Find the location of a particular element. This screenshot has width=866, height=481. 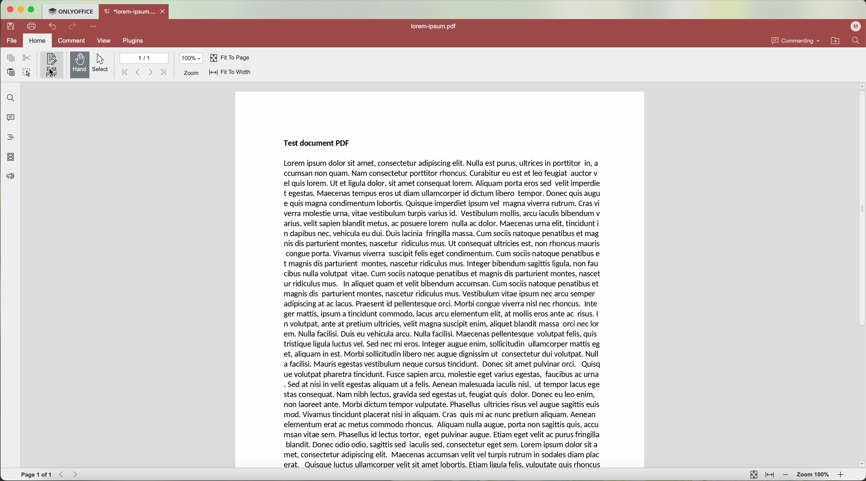

fit to page is located at coordinates (231, 58).